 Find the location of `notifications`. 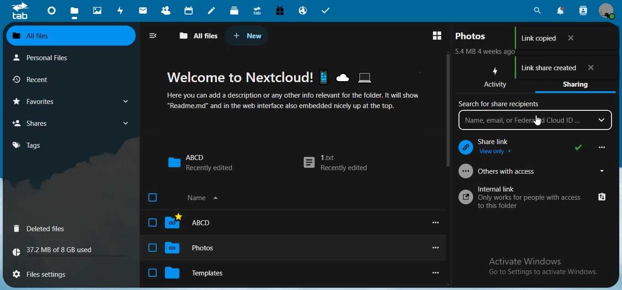

notifications is located at coordinates (559, 10).